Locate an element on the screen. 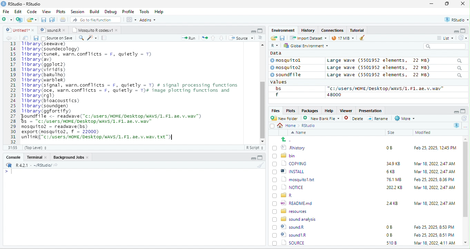 The image size is (470, 249).  Name is located at coordinates (300, 133).